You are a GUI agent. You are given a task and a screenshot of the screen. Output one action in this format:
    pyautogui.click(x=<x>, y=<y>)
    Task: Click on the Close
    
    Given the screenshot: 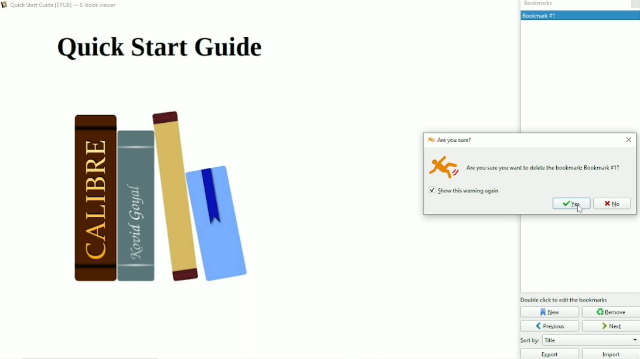 What is the action you would take?
    pyautogui.click(x=629, y=140)
    